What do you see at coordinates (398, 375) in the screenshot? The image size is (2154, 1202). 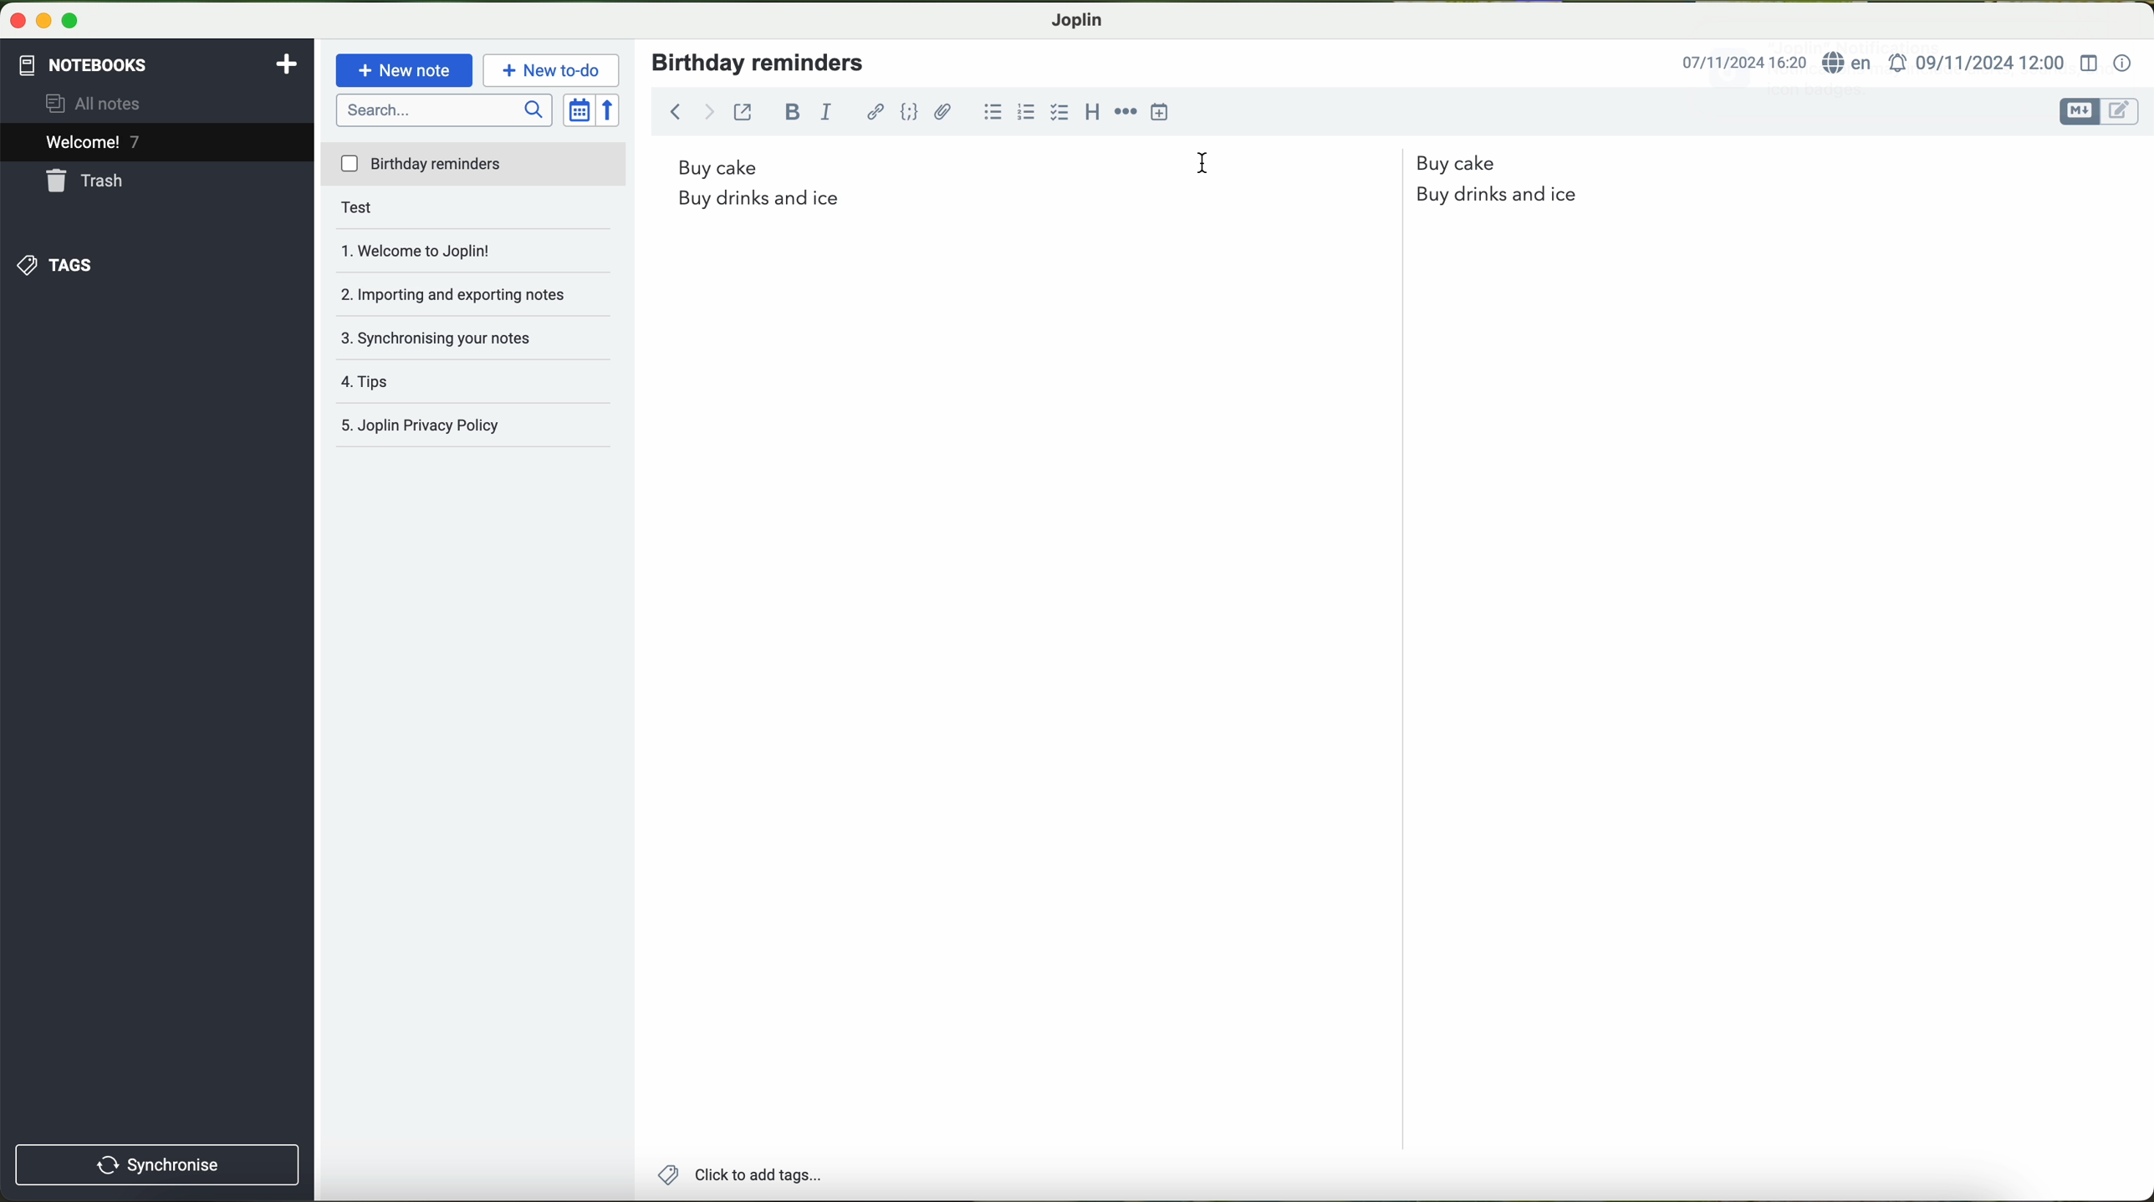 I see `tips` at bounding box center [398, 375].